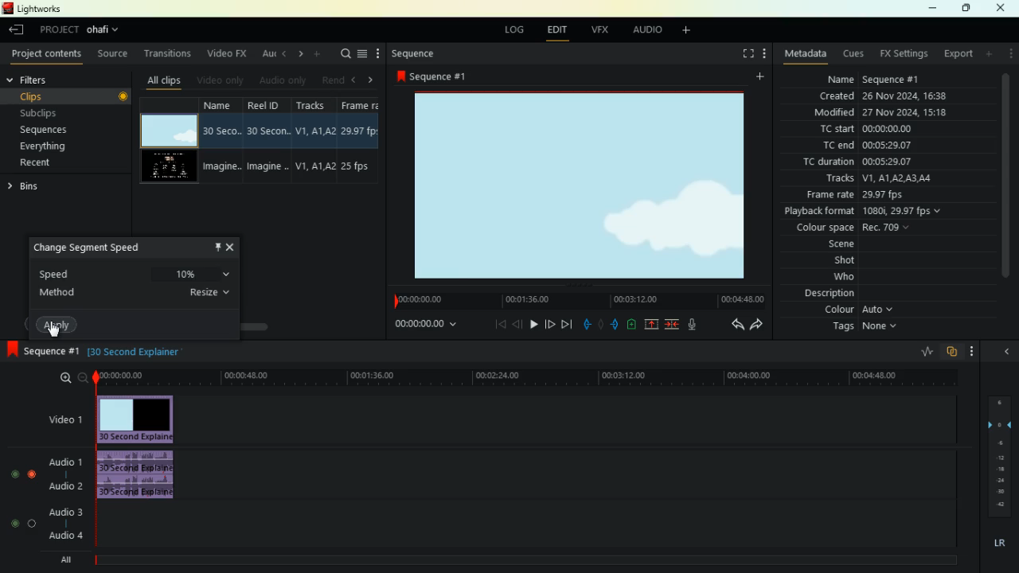 This screenshot has width=1019, height=573. What do you see at coordinates (224, 142) in the screenshot?
I see `name` at bounding box center [224, 142].